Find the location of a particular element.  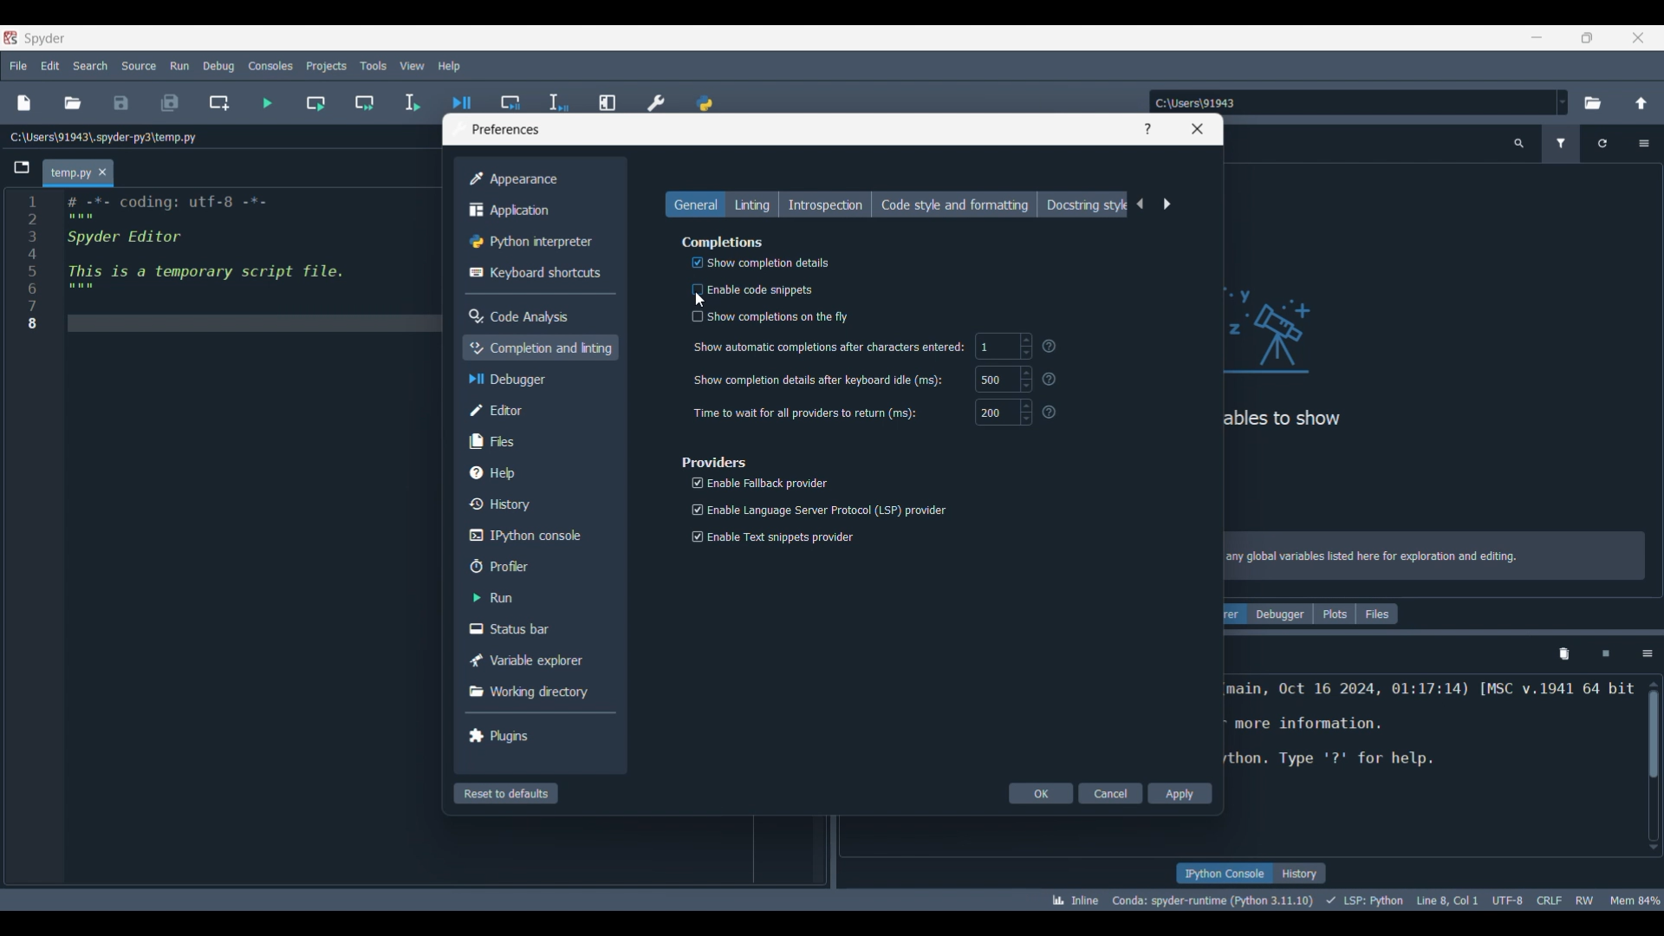

Change to parent directory is located at coordinates (1641, 103).